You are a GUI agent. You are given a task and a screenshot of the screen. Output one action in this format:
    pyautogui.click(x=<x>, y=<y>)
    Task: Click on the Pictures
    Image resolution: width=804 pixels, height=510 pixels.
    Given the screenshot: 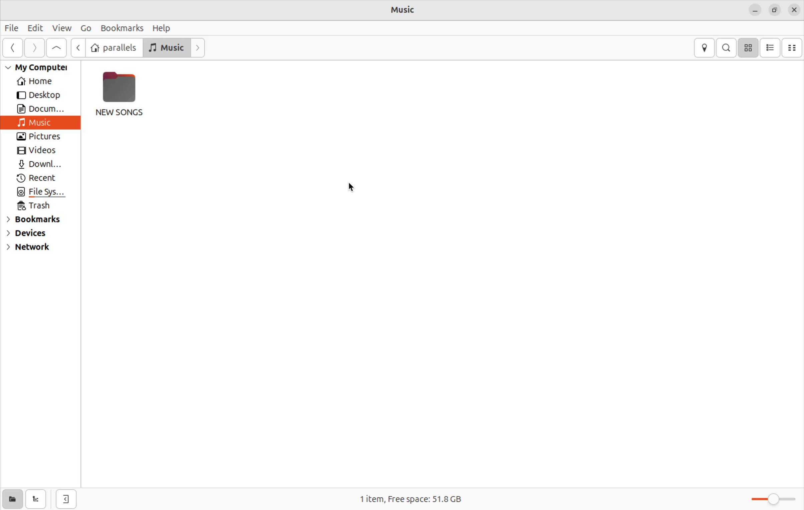 What is the action you would take?
    pyautogui.click(x=42, y=136)
    